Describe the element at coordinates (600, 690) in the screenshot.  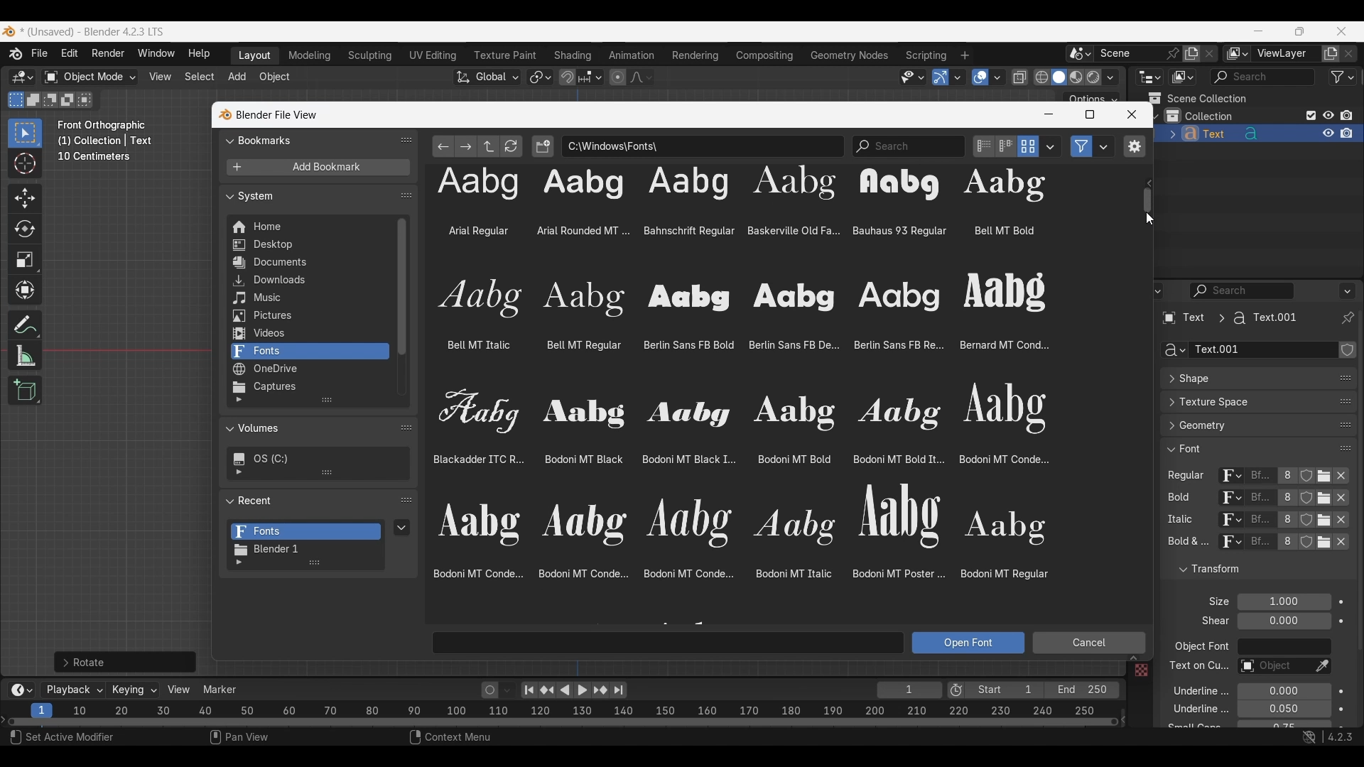
I see `Jump to key frame` at that location.